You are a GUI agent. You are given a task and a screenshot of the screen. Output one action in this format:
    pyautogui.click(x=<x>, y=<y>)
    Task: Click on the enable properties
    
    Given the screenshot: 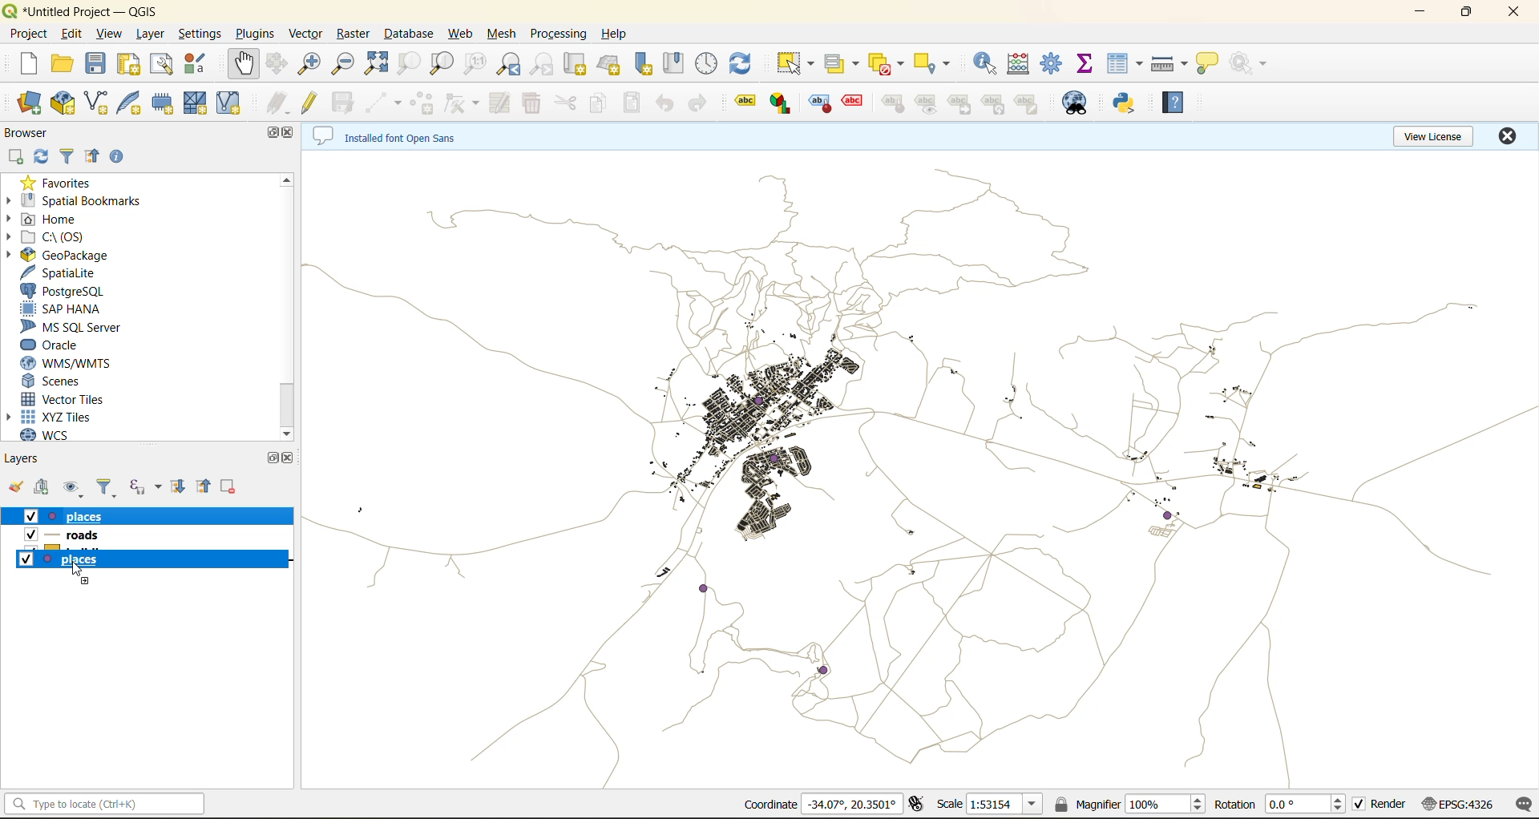 What is the action you would take?
    pyautogui.click(x=123, y=159)
    